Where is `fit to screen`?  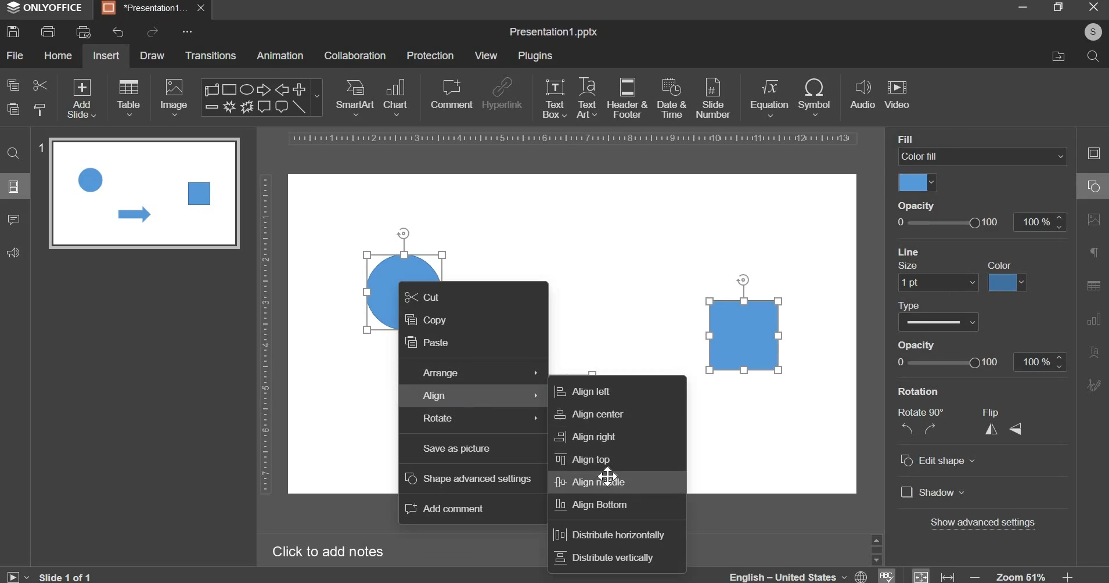 fit to screen is located at coordinates (921, 575).